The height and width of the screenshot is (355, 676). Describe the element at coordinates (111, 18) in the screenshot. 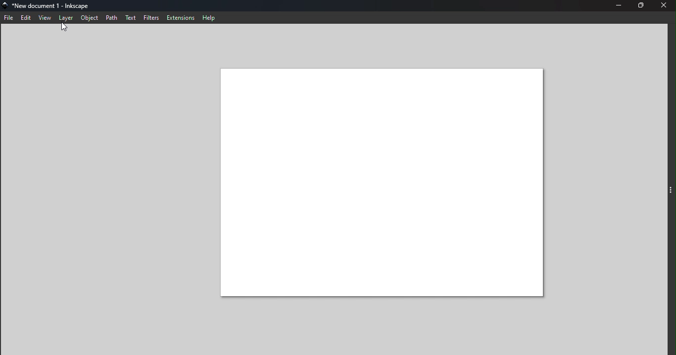

I see `Path` at that location.